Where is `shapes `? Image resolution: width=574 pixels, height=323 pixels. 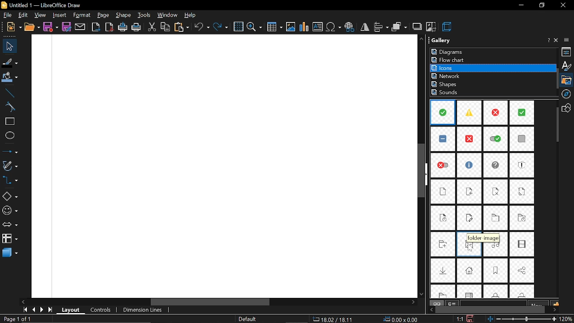
shapes  is located at coordinates (446, 84).